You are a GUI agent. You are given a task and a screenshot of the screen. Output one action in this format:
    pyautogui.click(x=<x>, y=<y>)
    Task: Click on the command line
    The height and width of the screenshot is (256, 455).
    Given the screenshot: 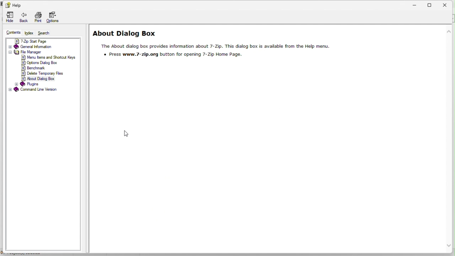 What is the action you would take?
    pyautogui.click(x=38, y=89)
    